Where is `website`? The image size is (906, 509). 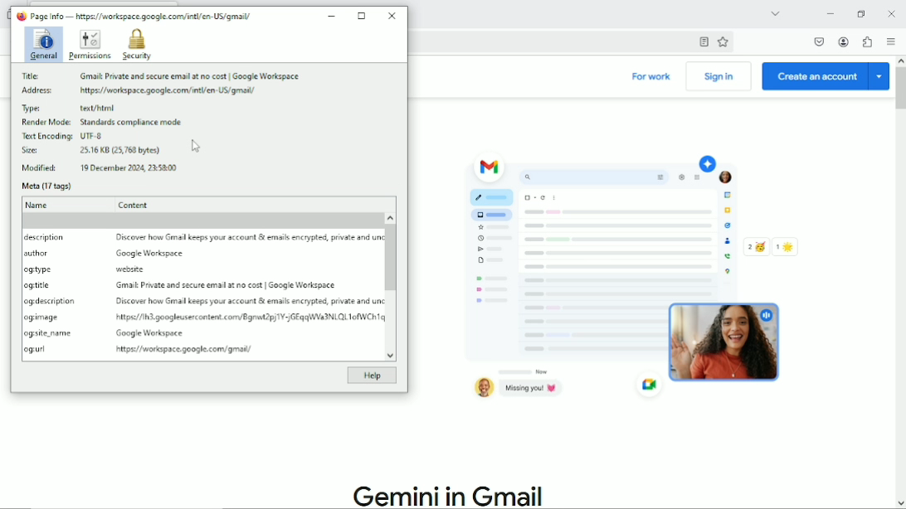 website is located at coordinates (132, 269).